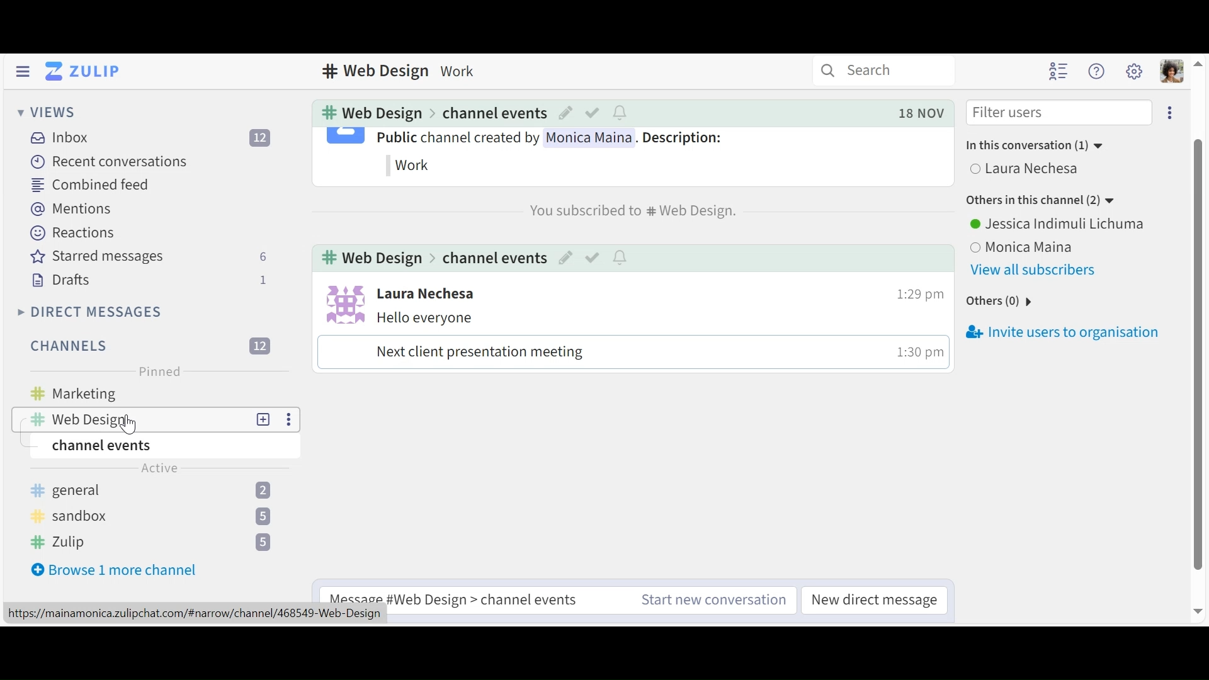 The width and height of the screenshot is (1209, 680). I want to click on Combined feed, so click(90, 184).